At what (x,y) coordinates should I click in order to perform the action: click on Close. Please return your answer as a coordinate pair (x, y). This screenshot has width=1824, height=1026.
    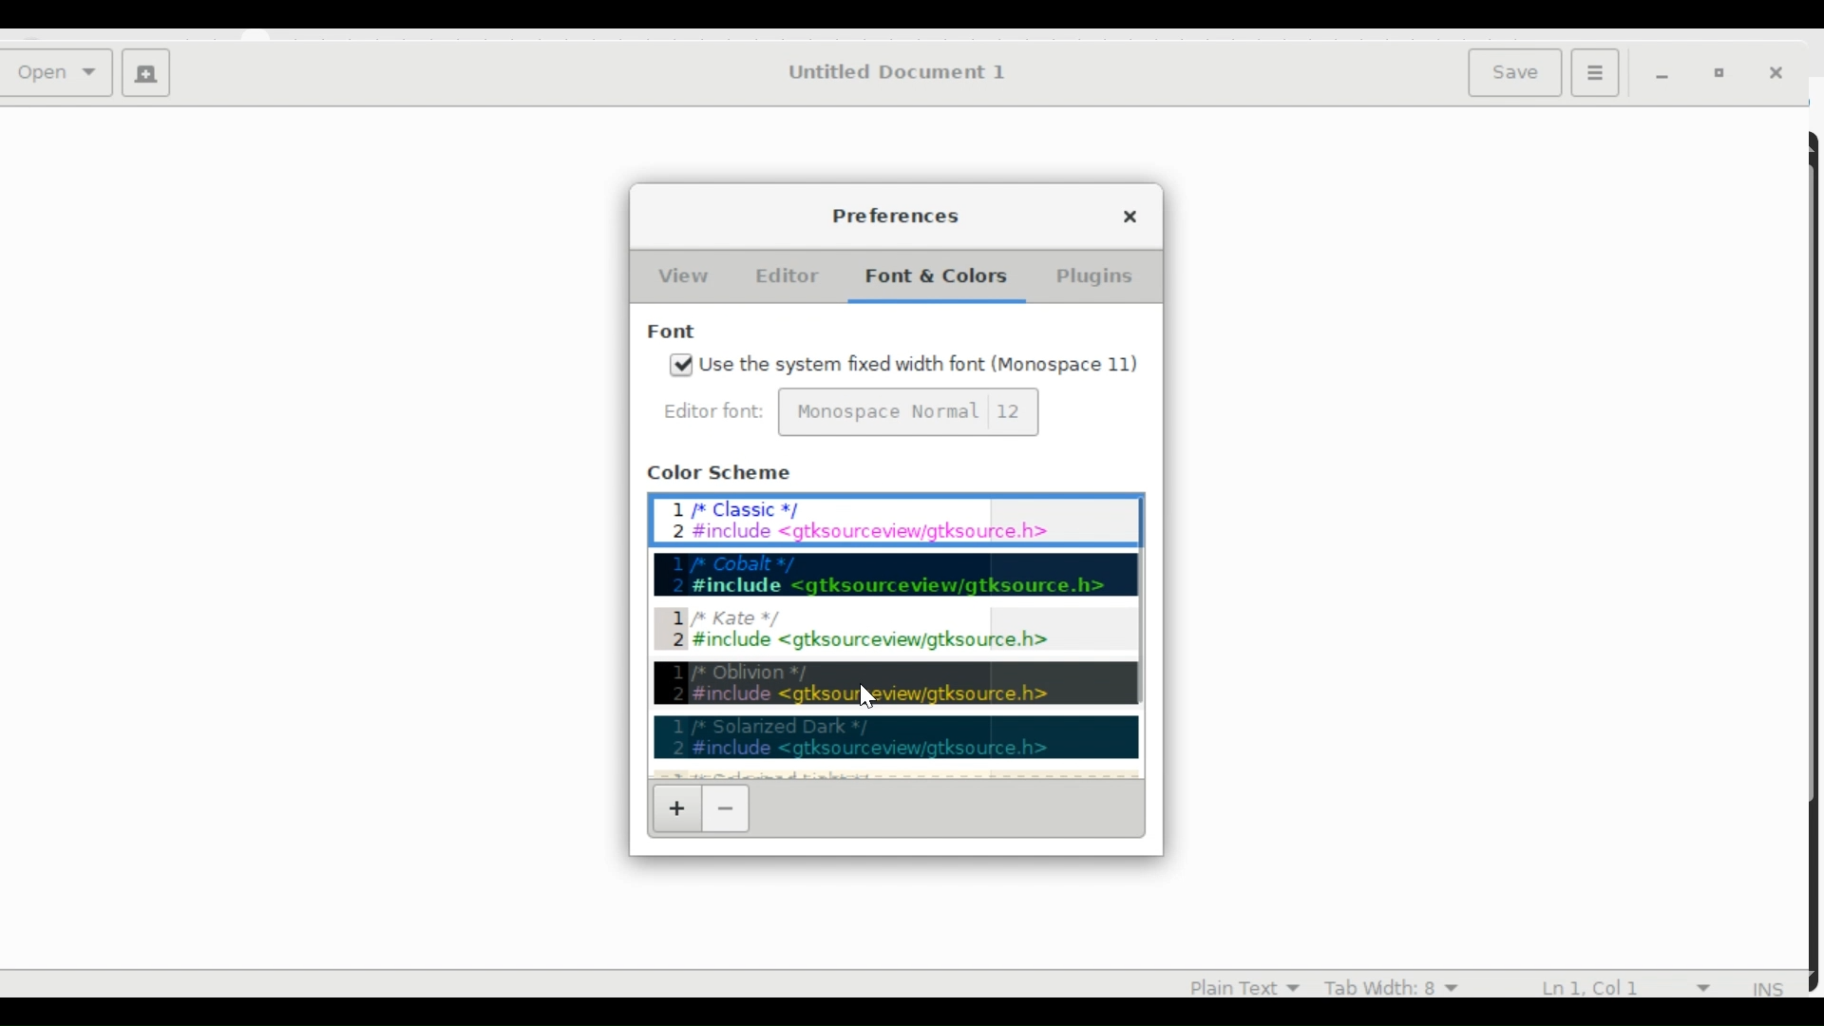
    Looking at the image, I should click on (1781, 75).